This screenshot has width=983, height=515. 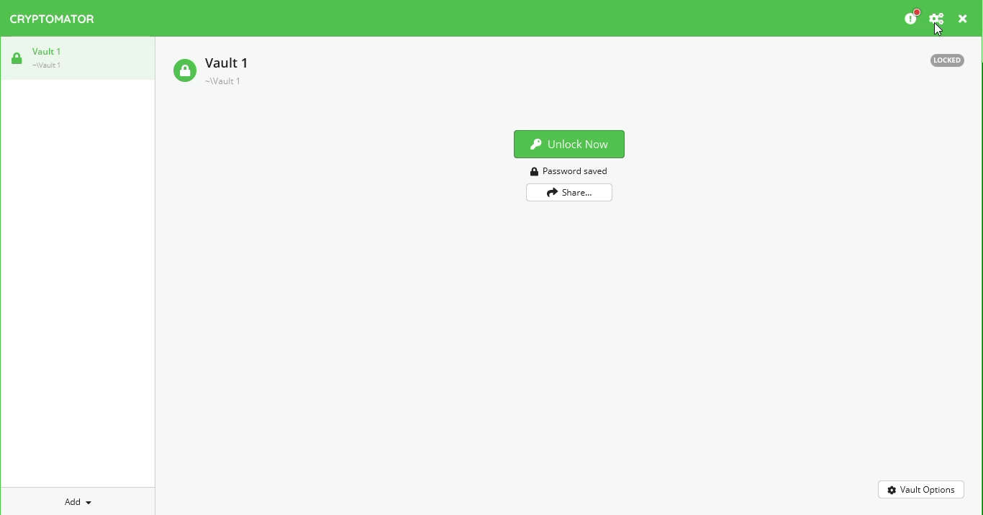 I want to click on unlock now, so click(x=569, y=145).